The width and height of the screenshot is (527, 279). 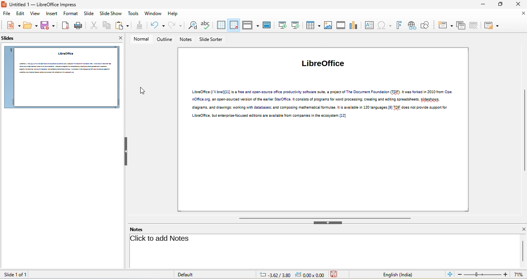 I want to click on start from first slide, so click(x=282, y=26).